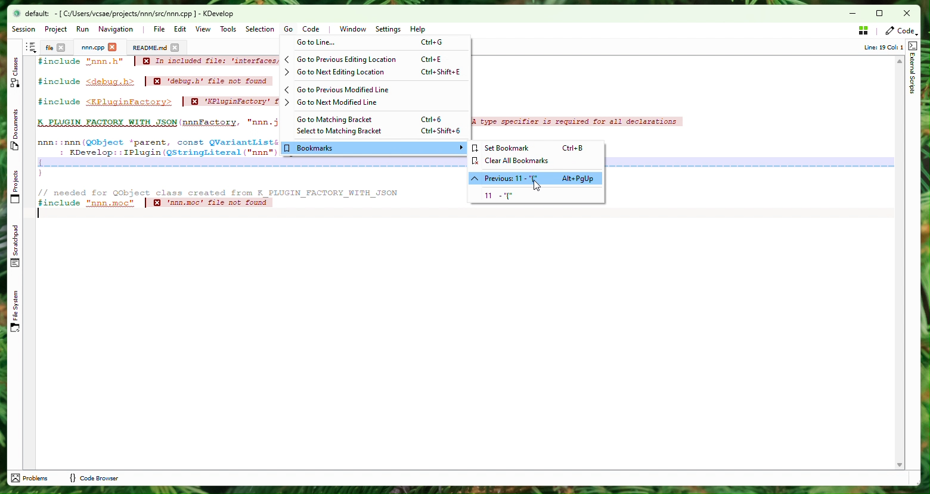 This screenshot has width=930, height=494. Describe the element at coordinates (537, 186) in the screenshot. I see `cursor` at that location.